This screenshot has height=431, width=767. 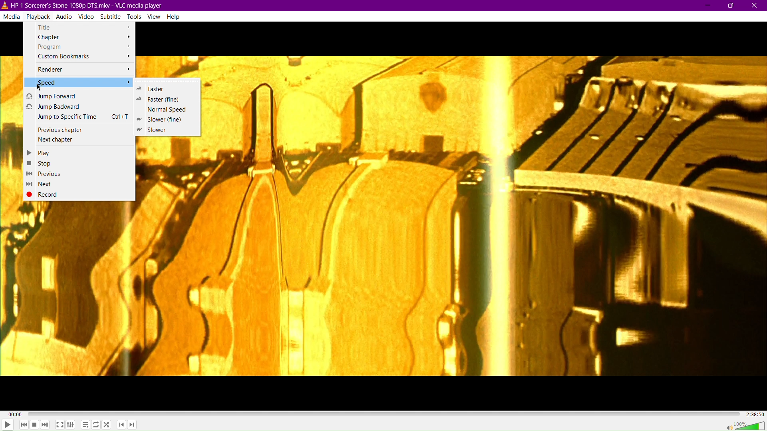 I want to click on Extended Settings, so click(x=71, y=424).